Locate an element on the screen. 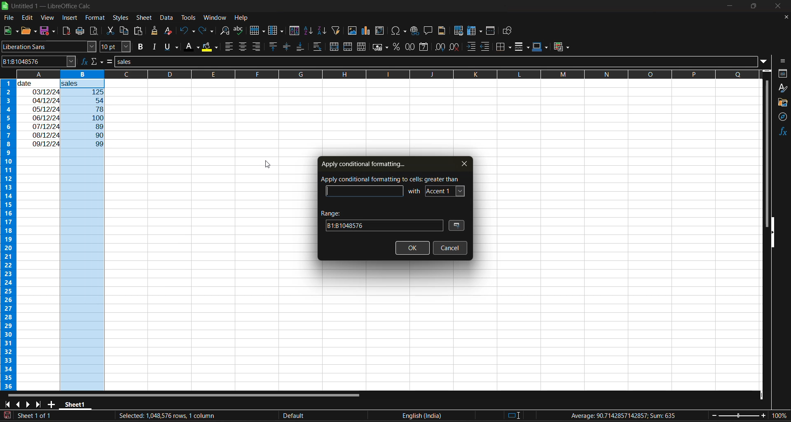  paste is located at coordinates (140, 31).